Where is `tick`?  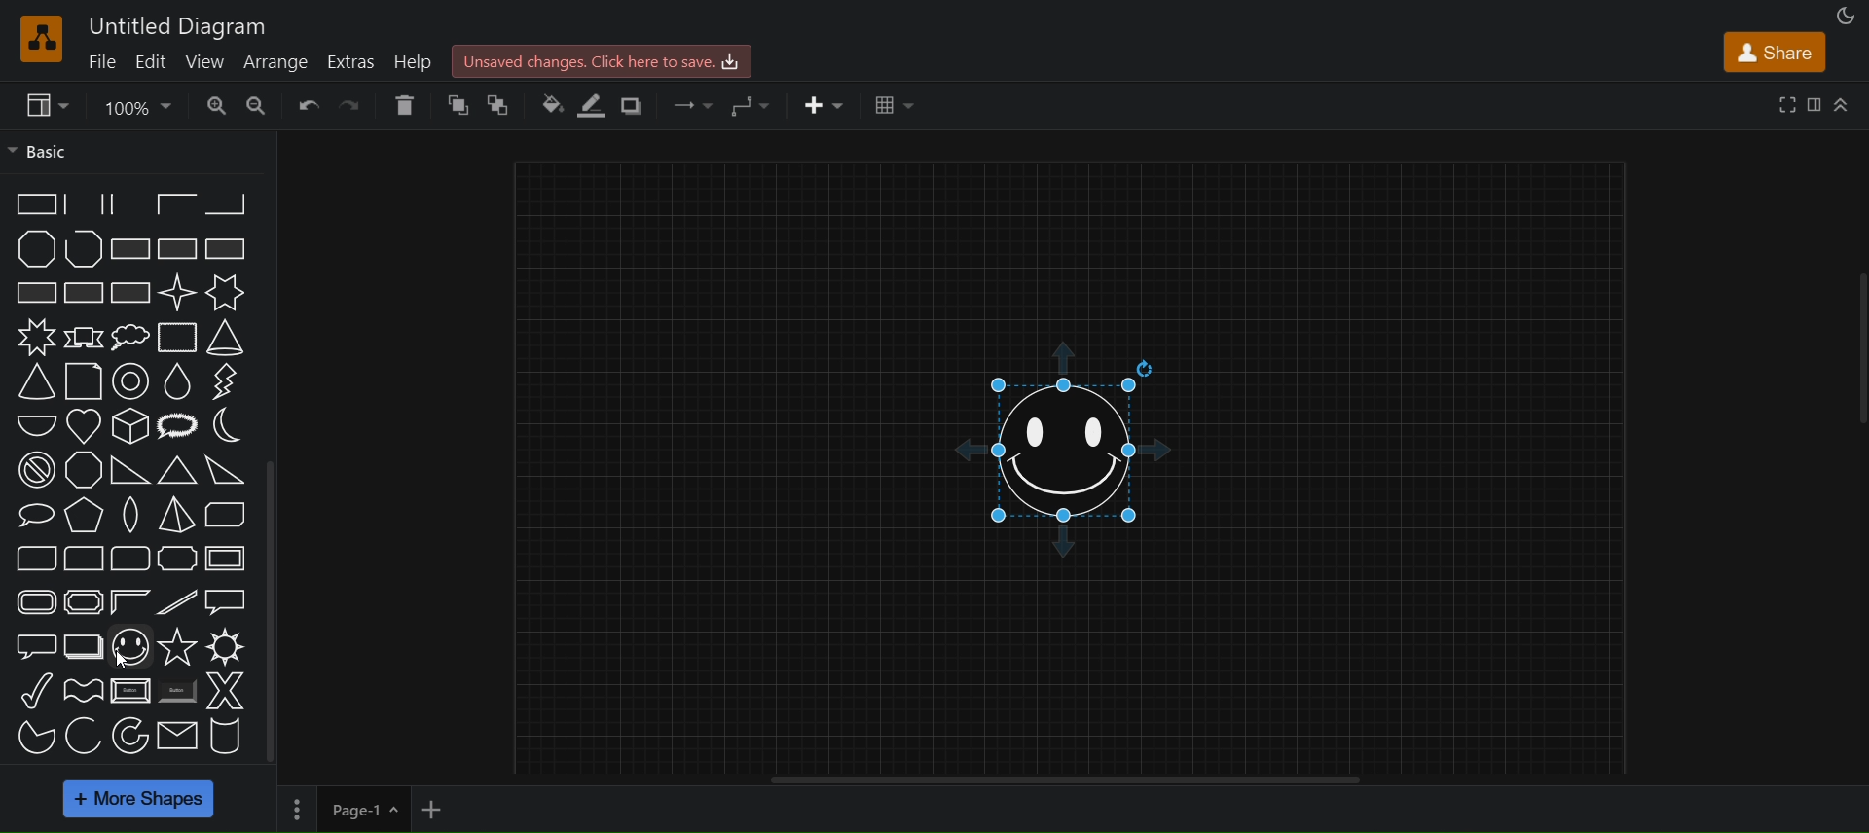
tick is located at coordinates (37, 692).